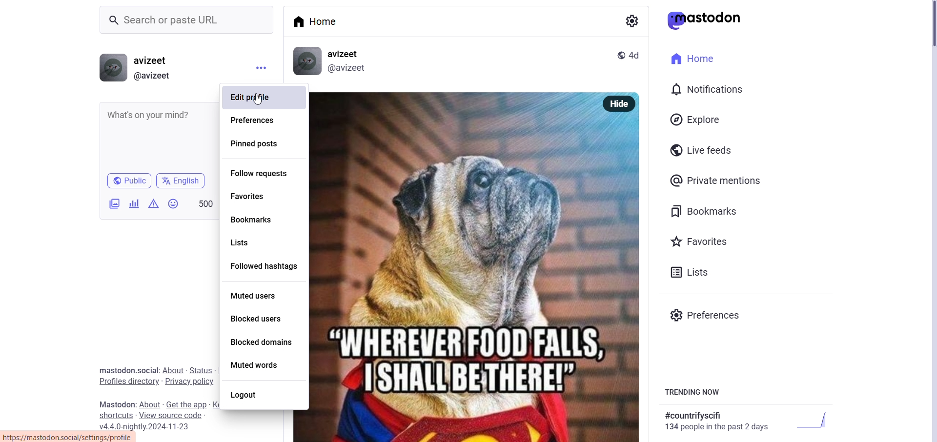 This screenshot has width=937, height=442. Describe the element at coordinates (708, 314) in the screenshot. I see `preferences` at that location.